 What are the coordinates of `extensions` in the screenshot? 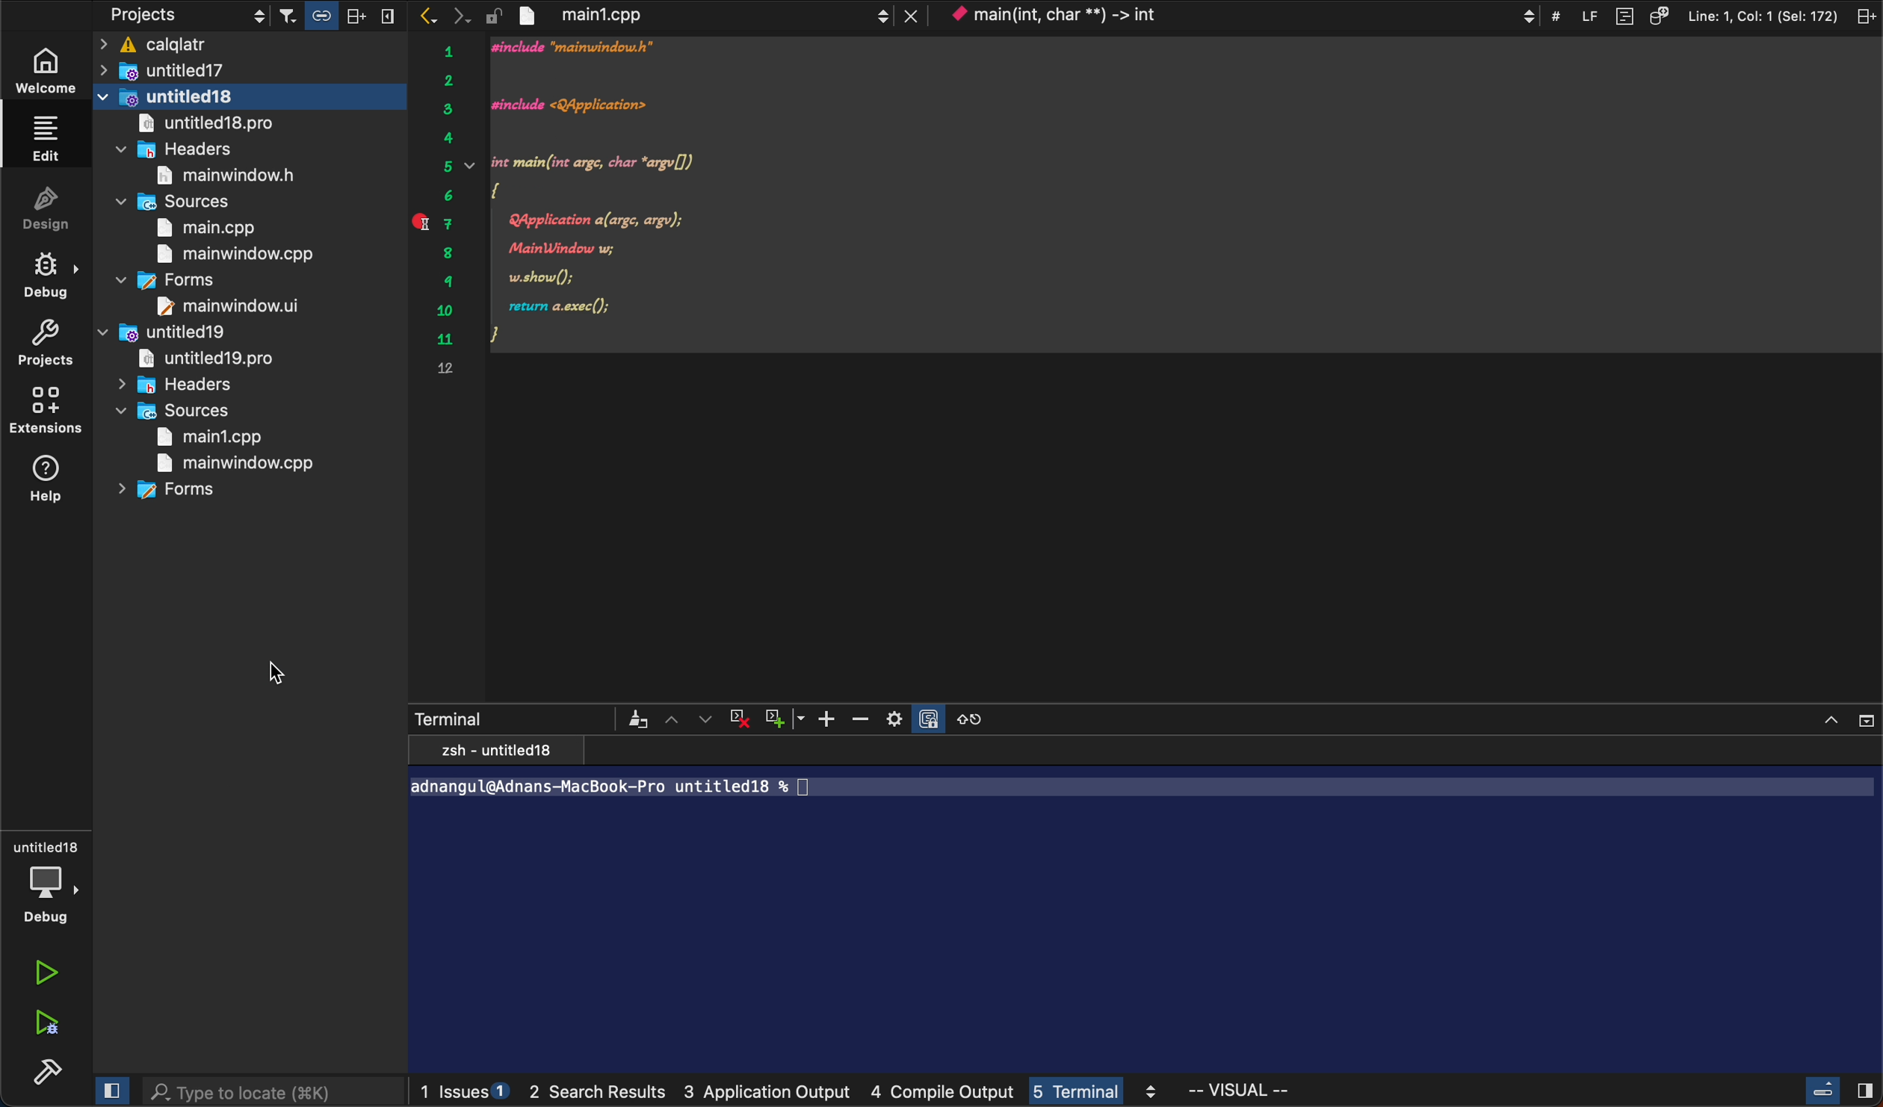 It's located at (46, 411).